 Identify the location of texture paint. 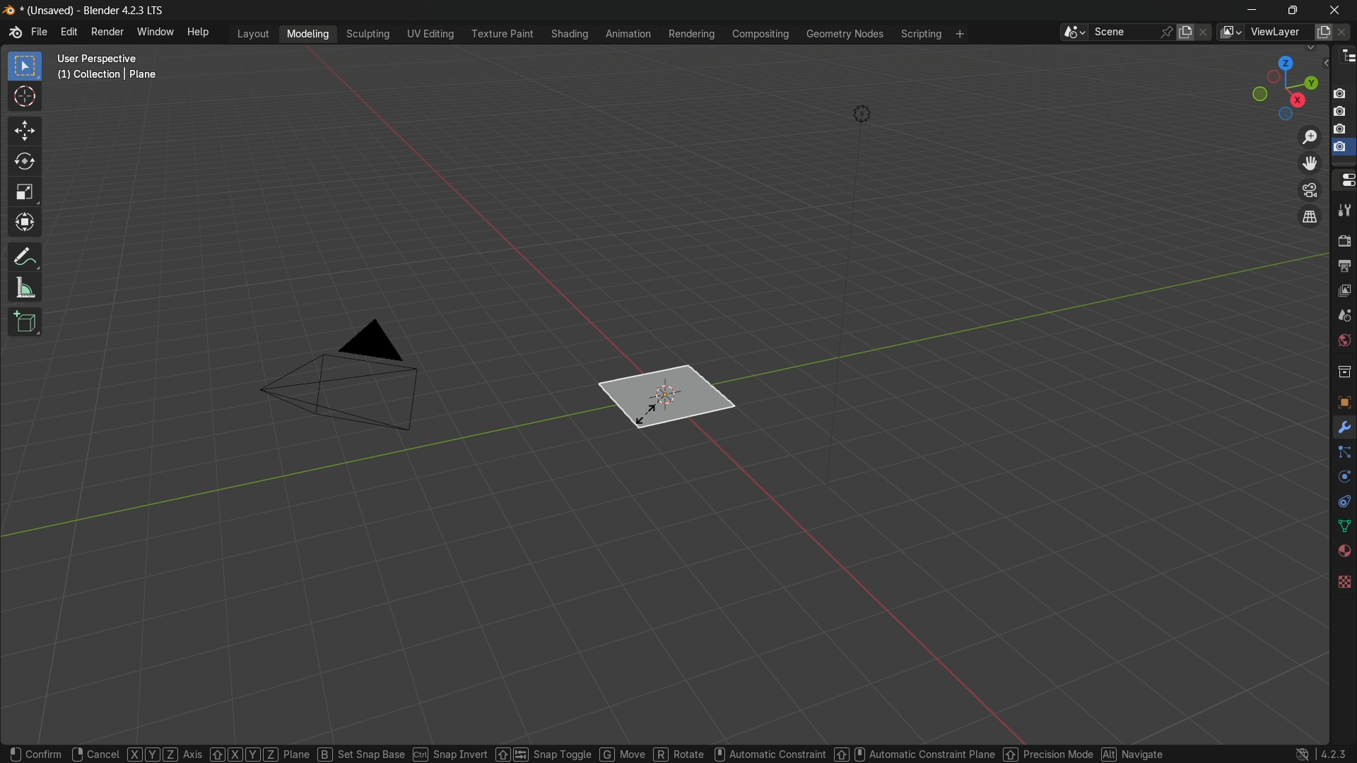
(503, 34).